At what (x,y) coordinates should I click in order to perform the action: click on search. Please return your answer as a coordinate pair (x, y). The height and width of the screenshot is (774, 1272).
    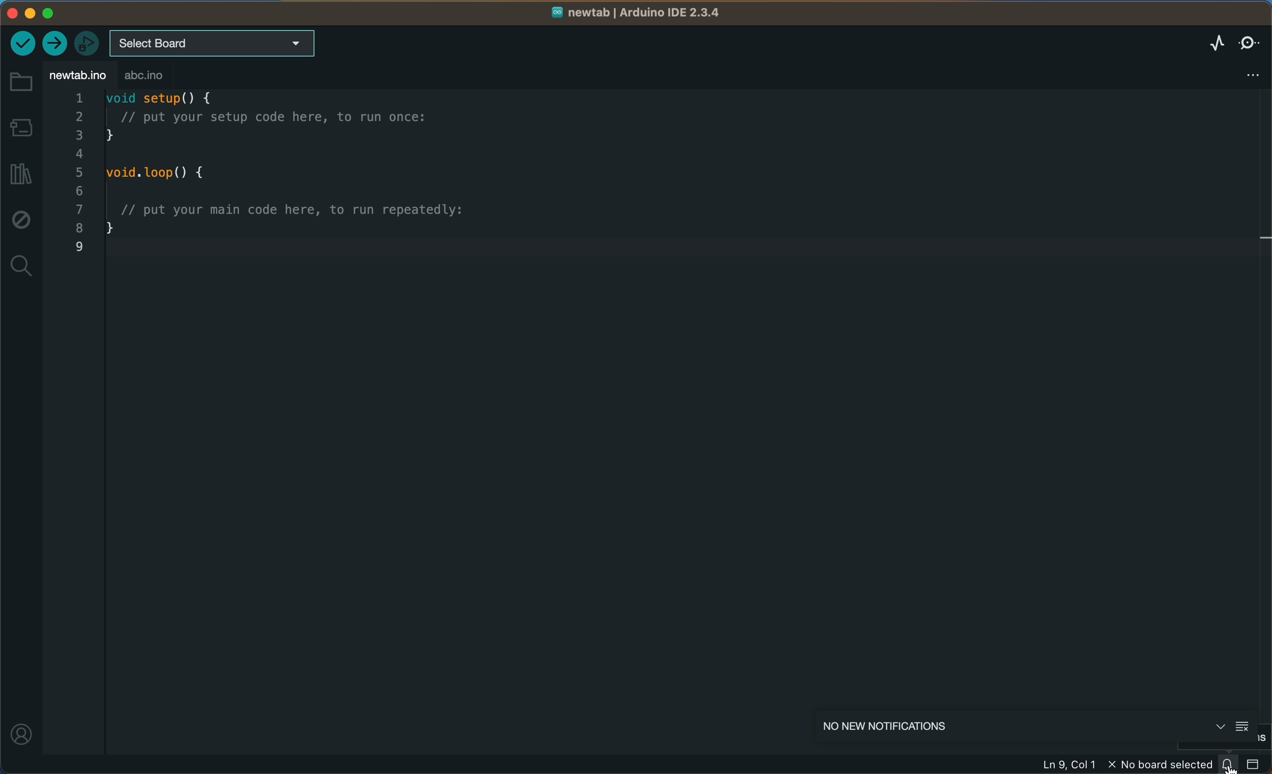
    Looking at the image, I should click on (19, 266).